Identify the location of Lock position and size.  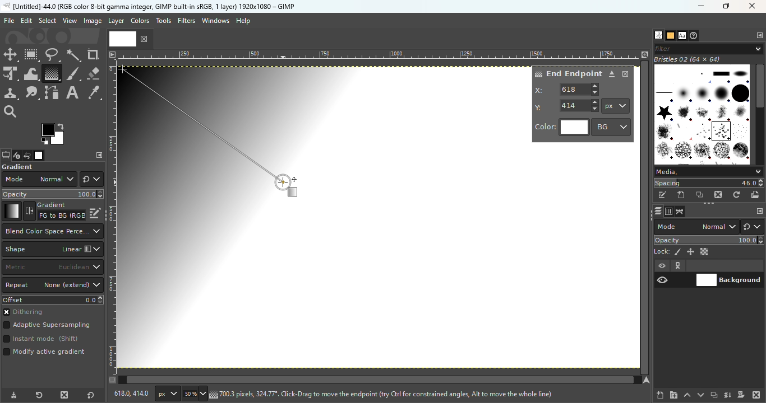
(690, 251).